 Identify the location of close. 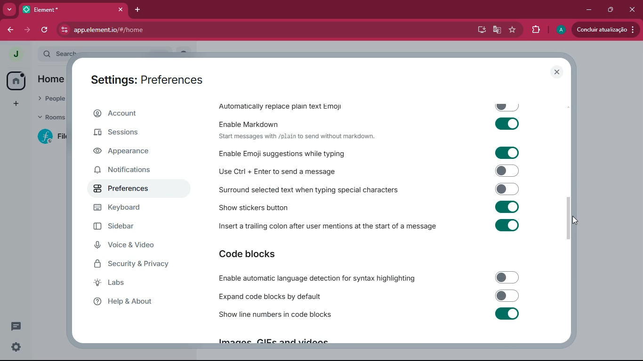
(558, 72).